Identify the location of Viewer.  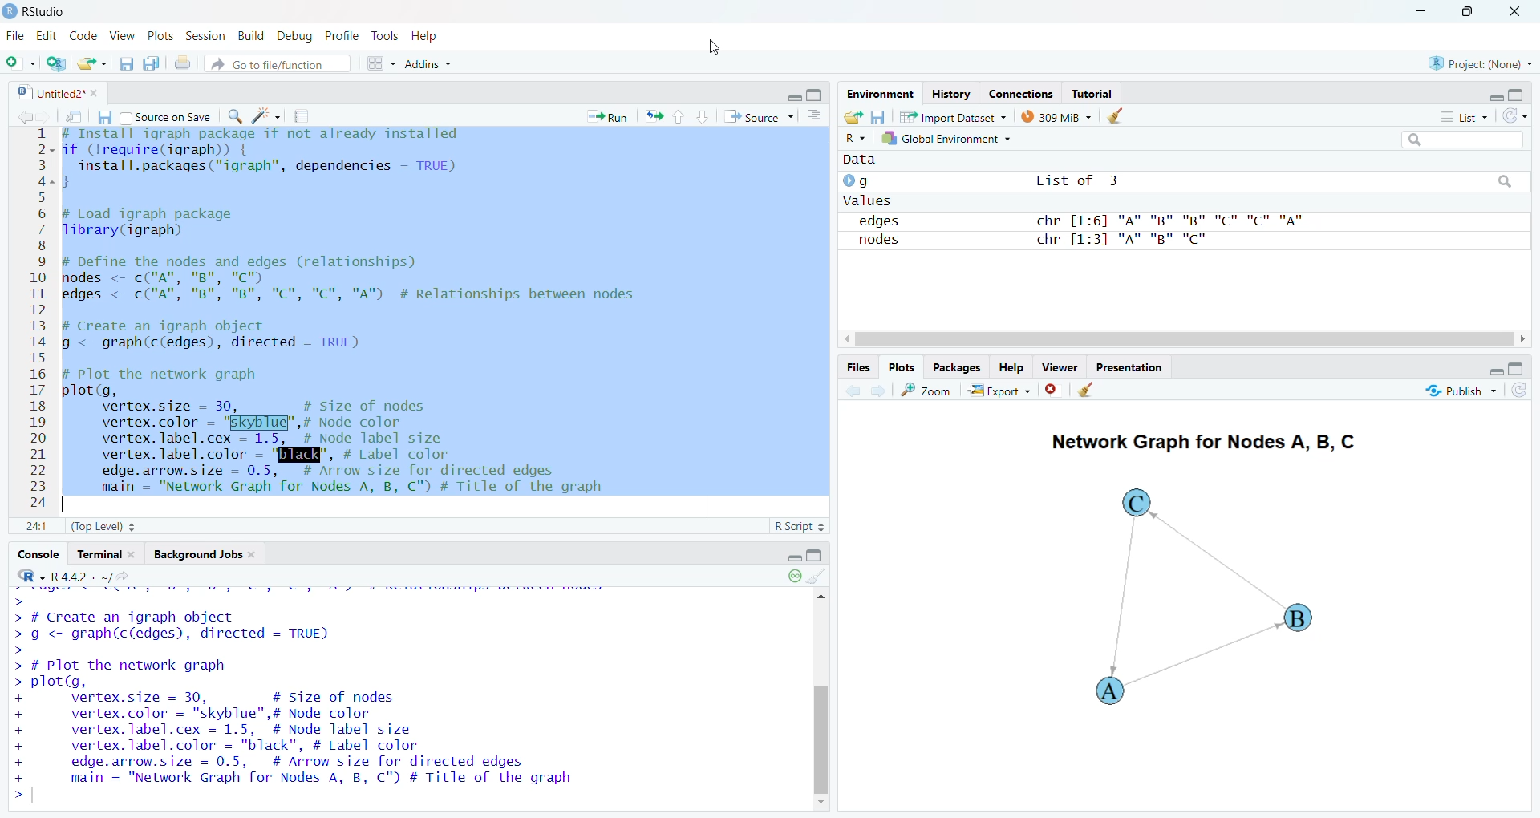
(1061, 367).